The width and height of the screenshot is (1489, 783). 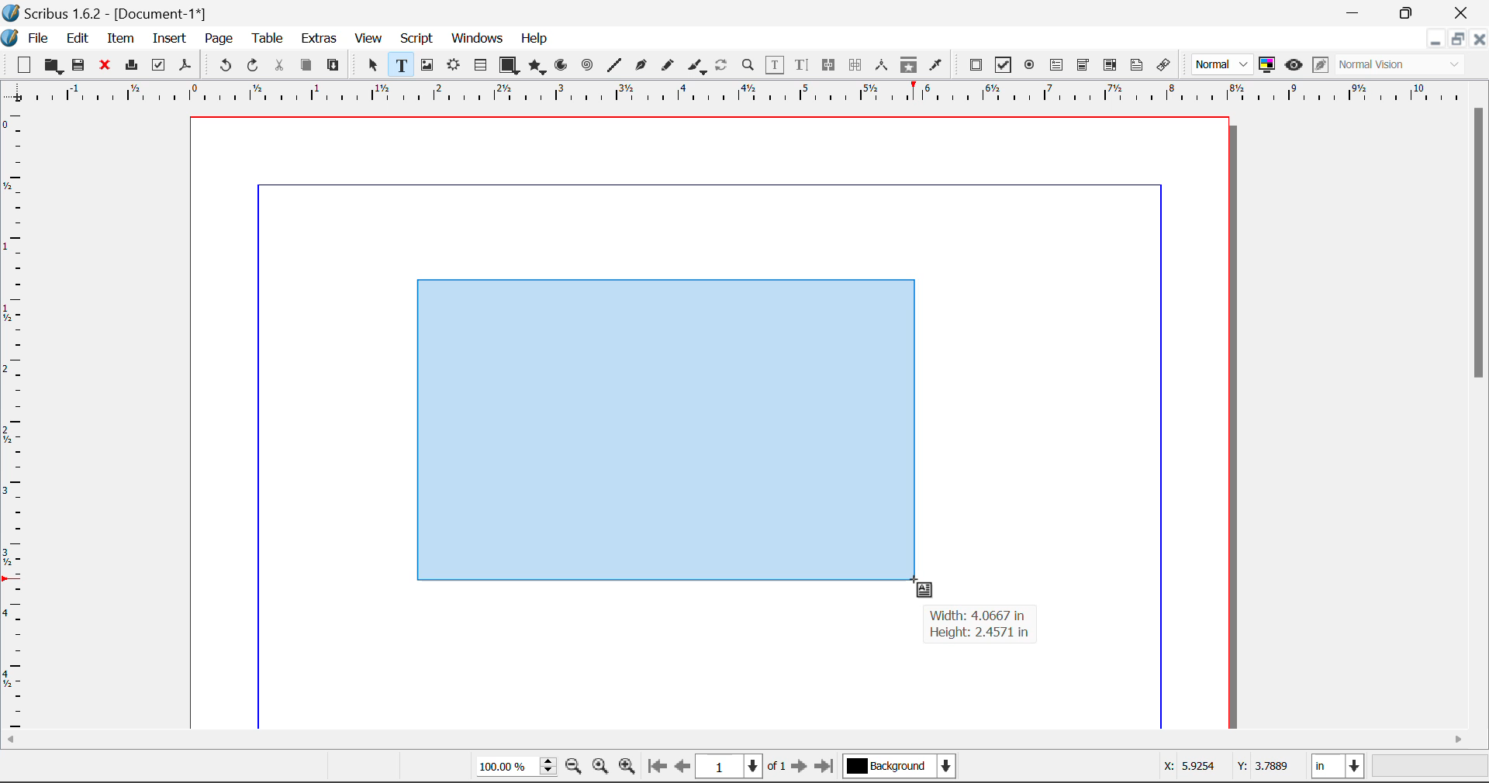 What do you see at coordinates (371, 64) in the screenshot?
I see `Select` at bounding box center [371, 64].